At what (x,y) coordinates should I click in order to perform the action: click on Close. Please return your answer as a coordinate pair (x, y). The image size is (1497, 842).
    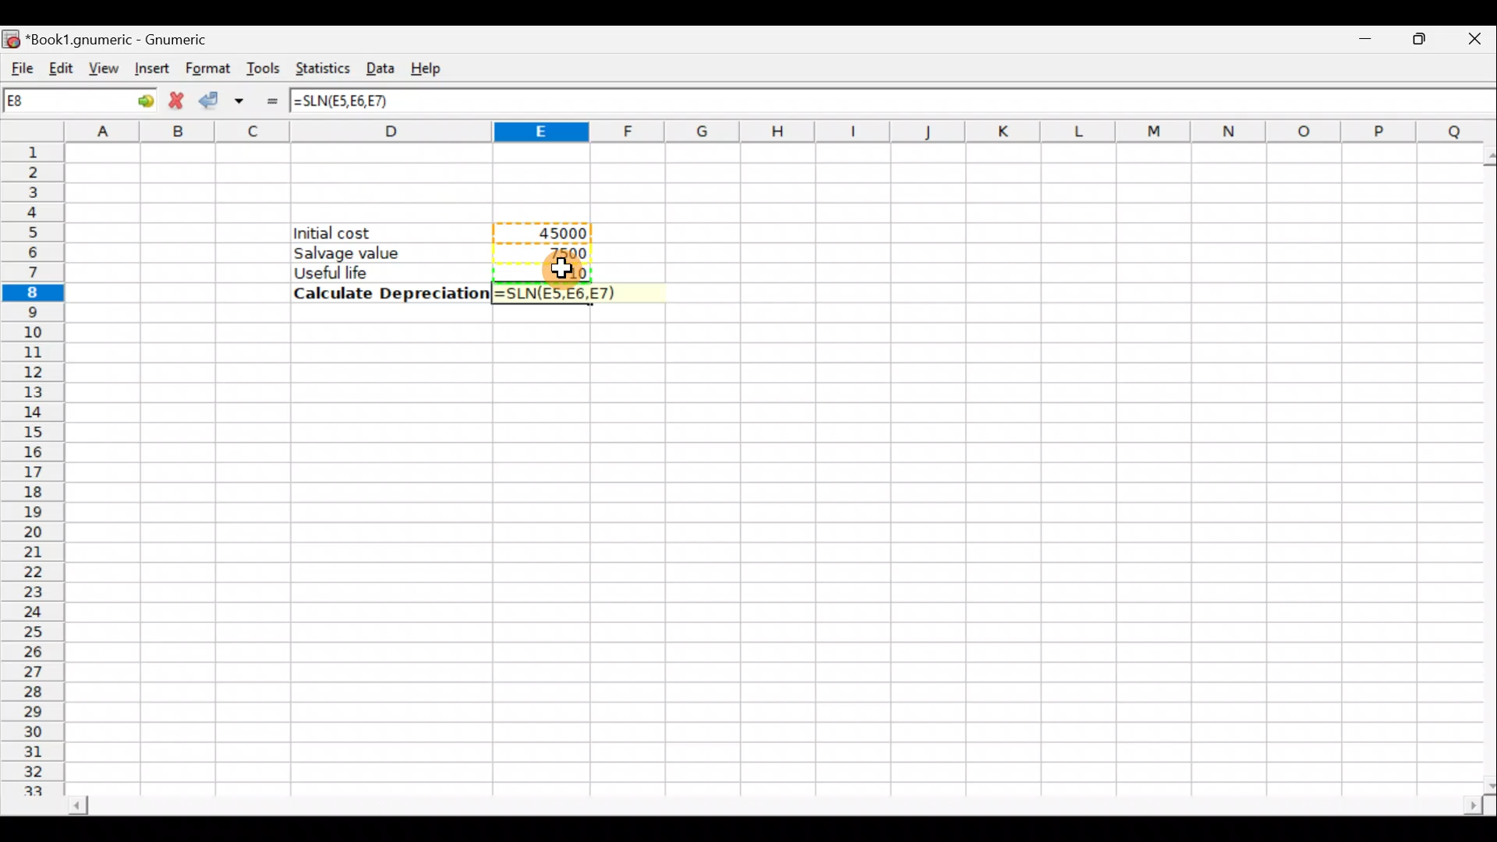
    Looking at the image, I should click on (1465, 43).